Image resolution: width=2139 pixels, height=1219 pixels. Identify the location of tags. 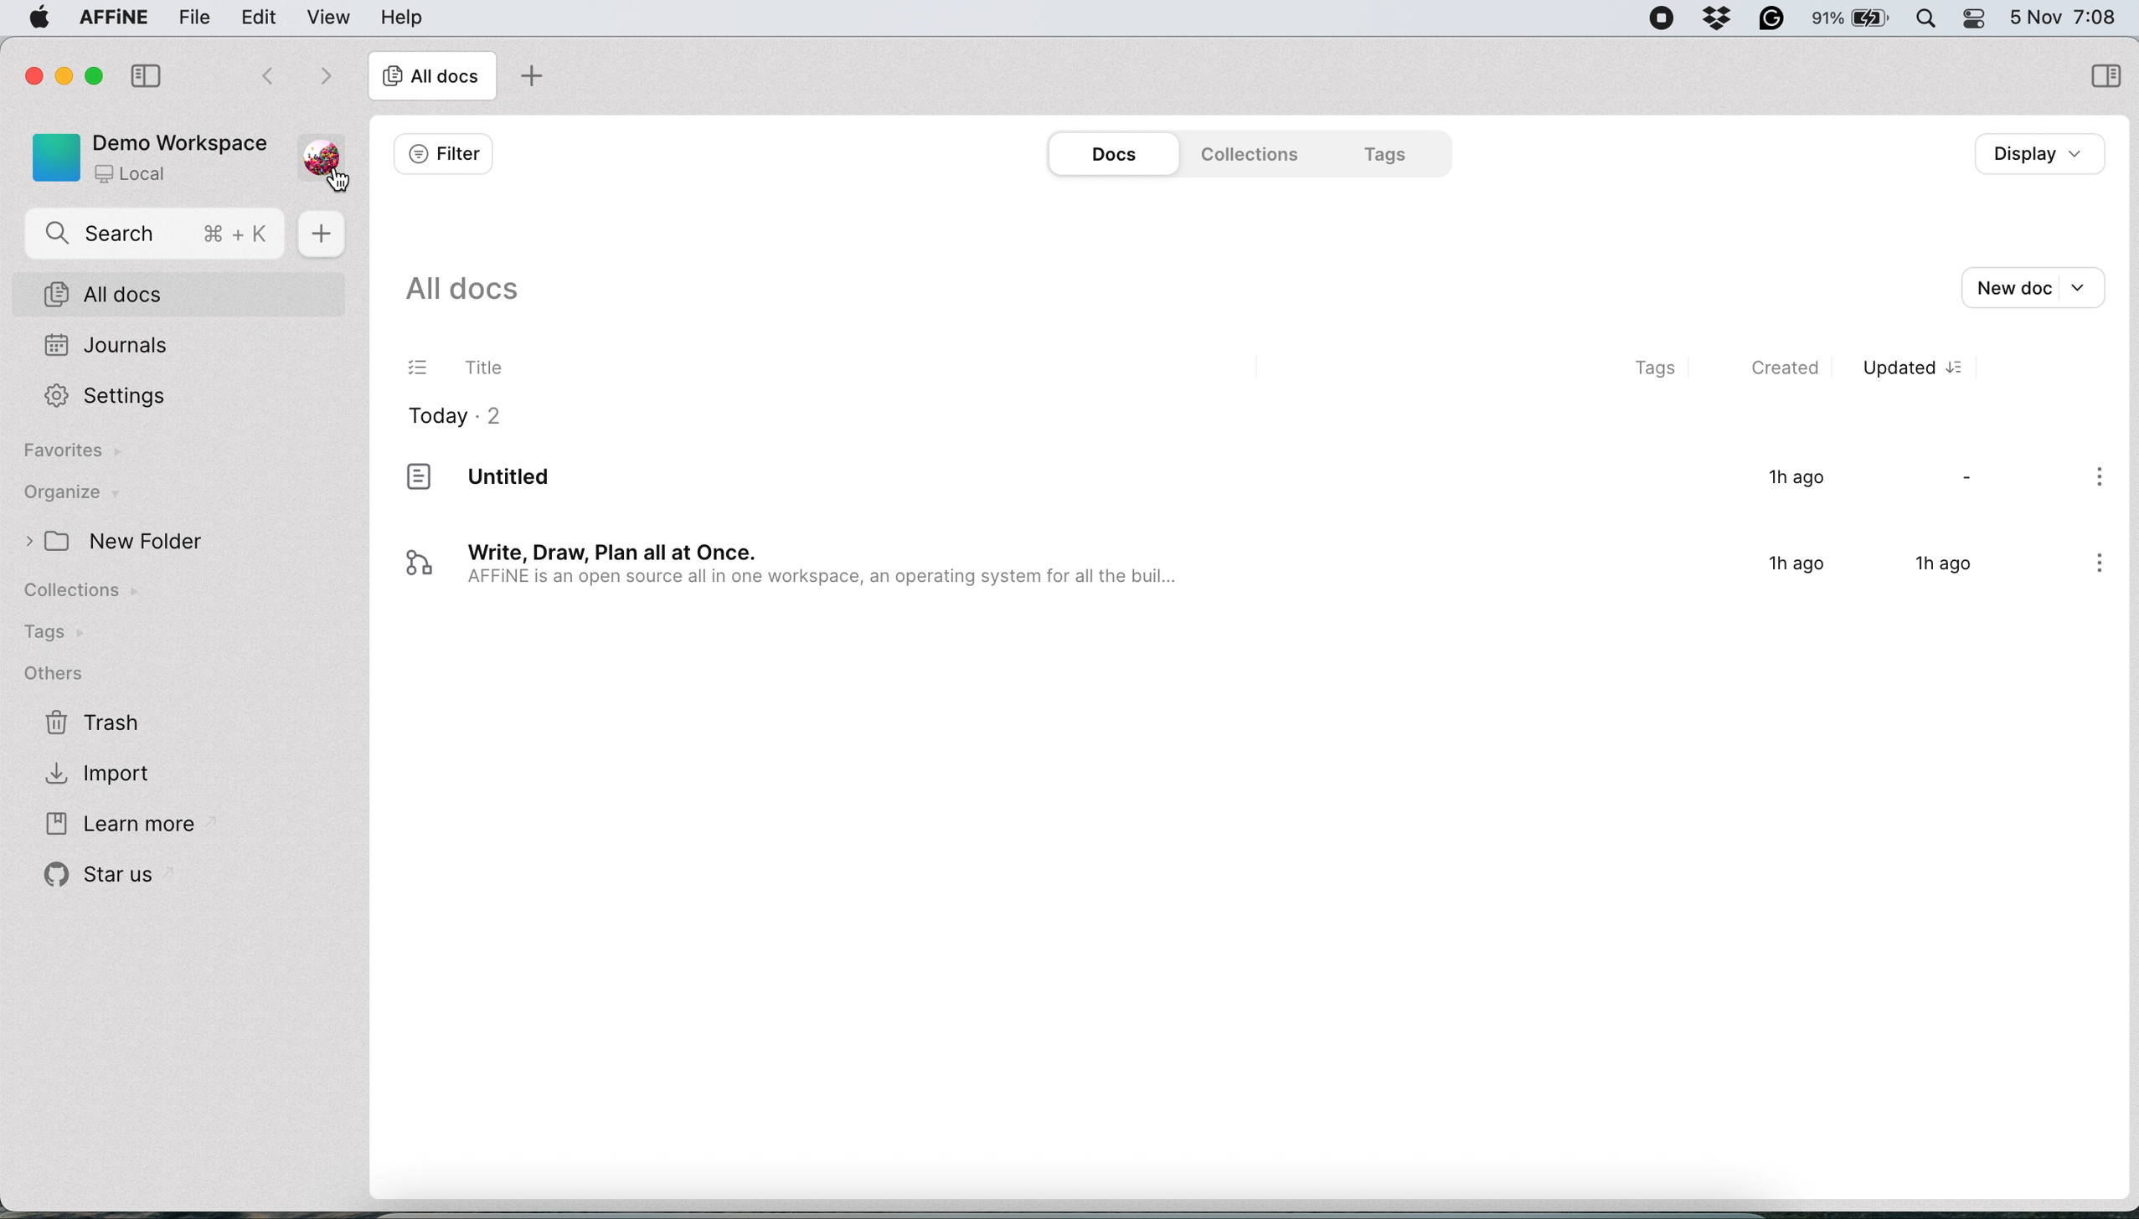
(1649, 368).